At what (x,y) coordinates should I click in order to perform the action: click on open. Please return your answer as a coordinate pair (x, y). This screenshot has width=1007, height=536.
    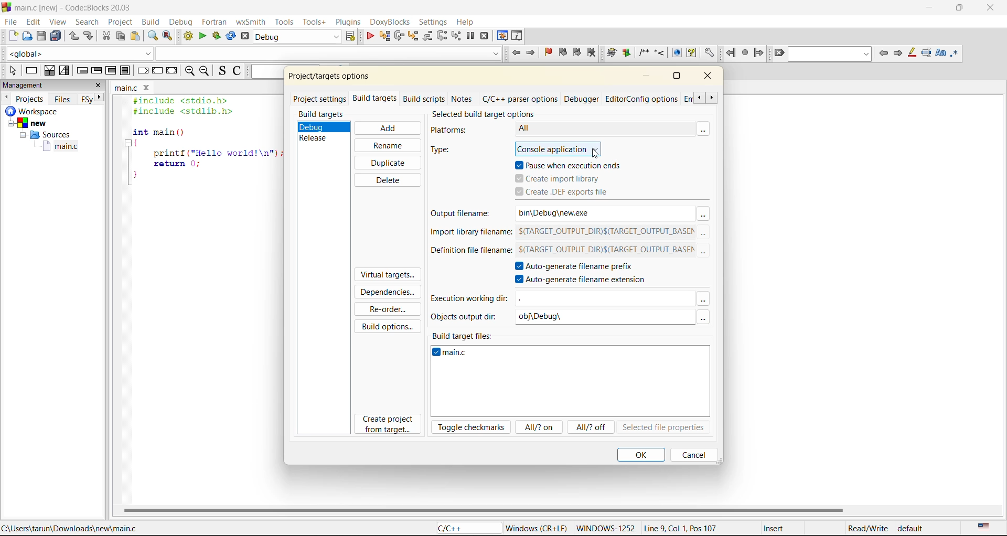
    Looking at the image, I should click on (28, 36).